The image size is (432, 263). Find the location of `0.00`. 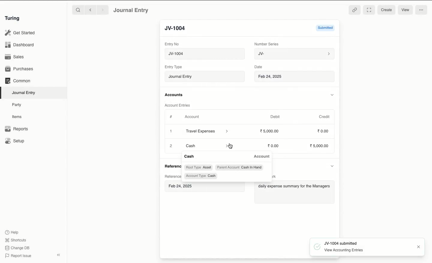

0.00 is located at coordinates (274, 146).